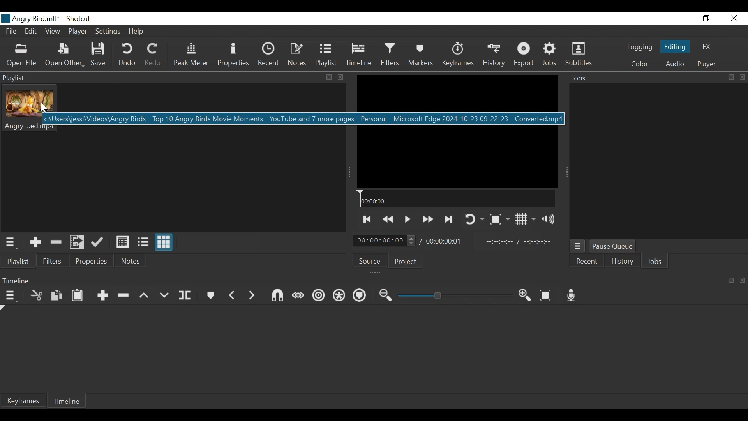 Image resolution: width=748 pixels, height=421 pixels. Describe the element at coordinates (76, 242) in the screenshot. I see `Add the files to the playlist` at that location.